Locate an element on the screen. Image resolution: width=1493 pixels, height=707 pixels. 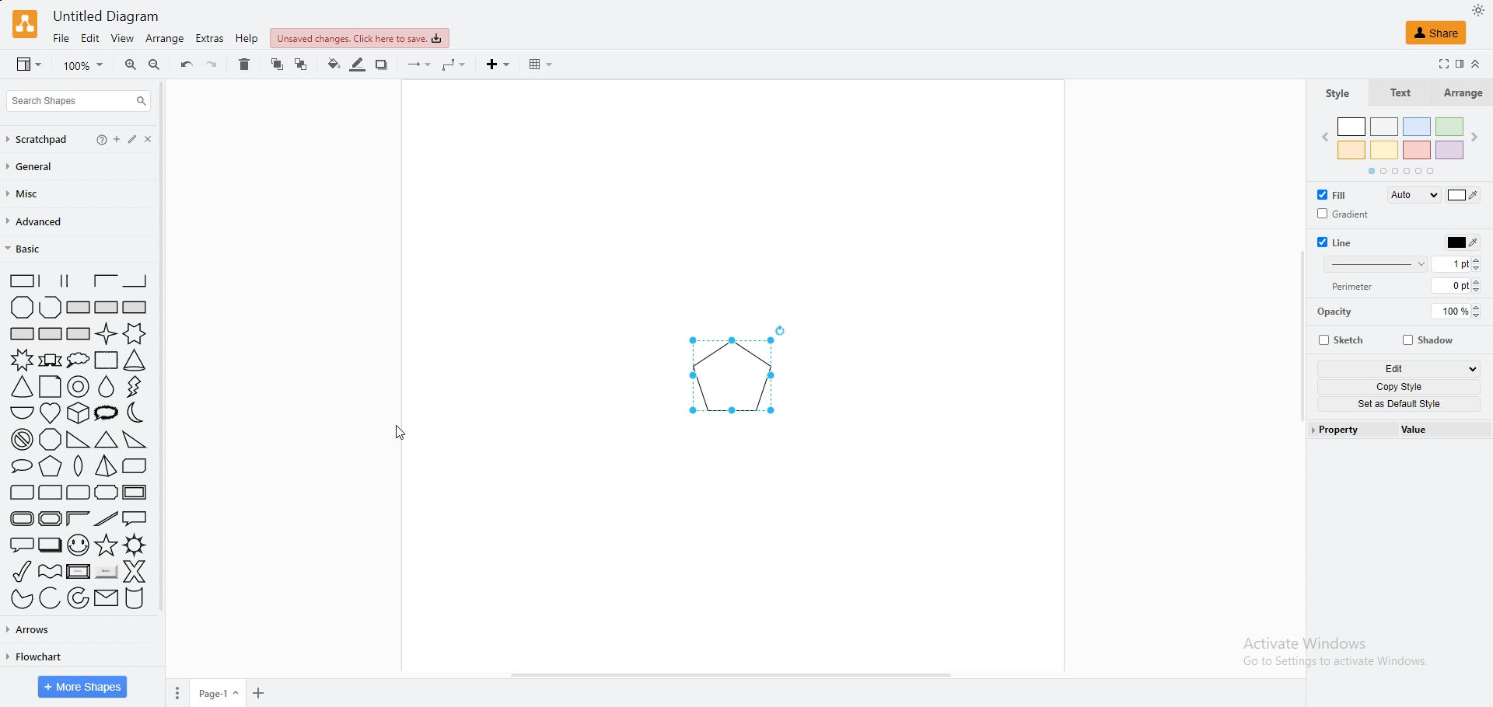
heart is located at coordinates (51, 413).